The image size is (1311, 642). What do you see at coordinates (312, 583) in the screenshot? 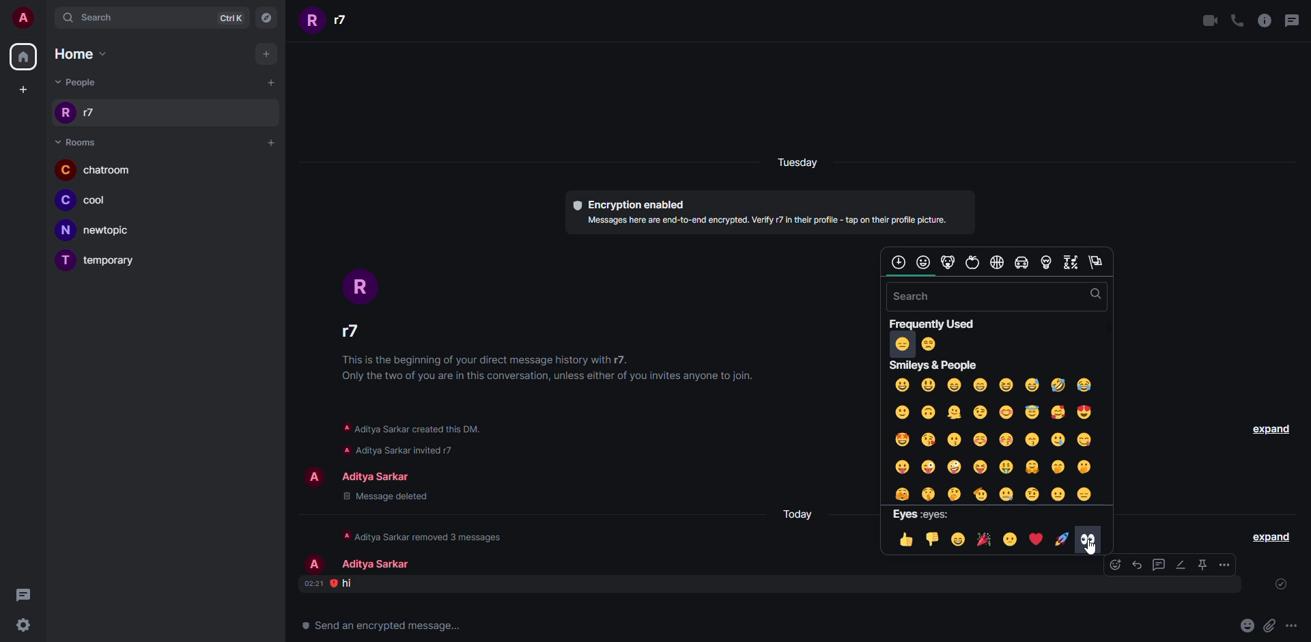
I see `time` at bounding box center [312, 583].